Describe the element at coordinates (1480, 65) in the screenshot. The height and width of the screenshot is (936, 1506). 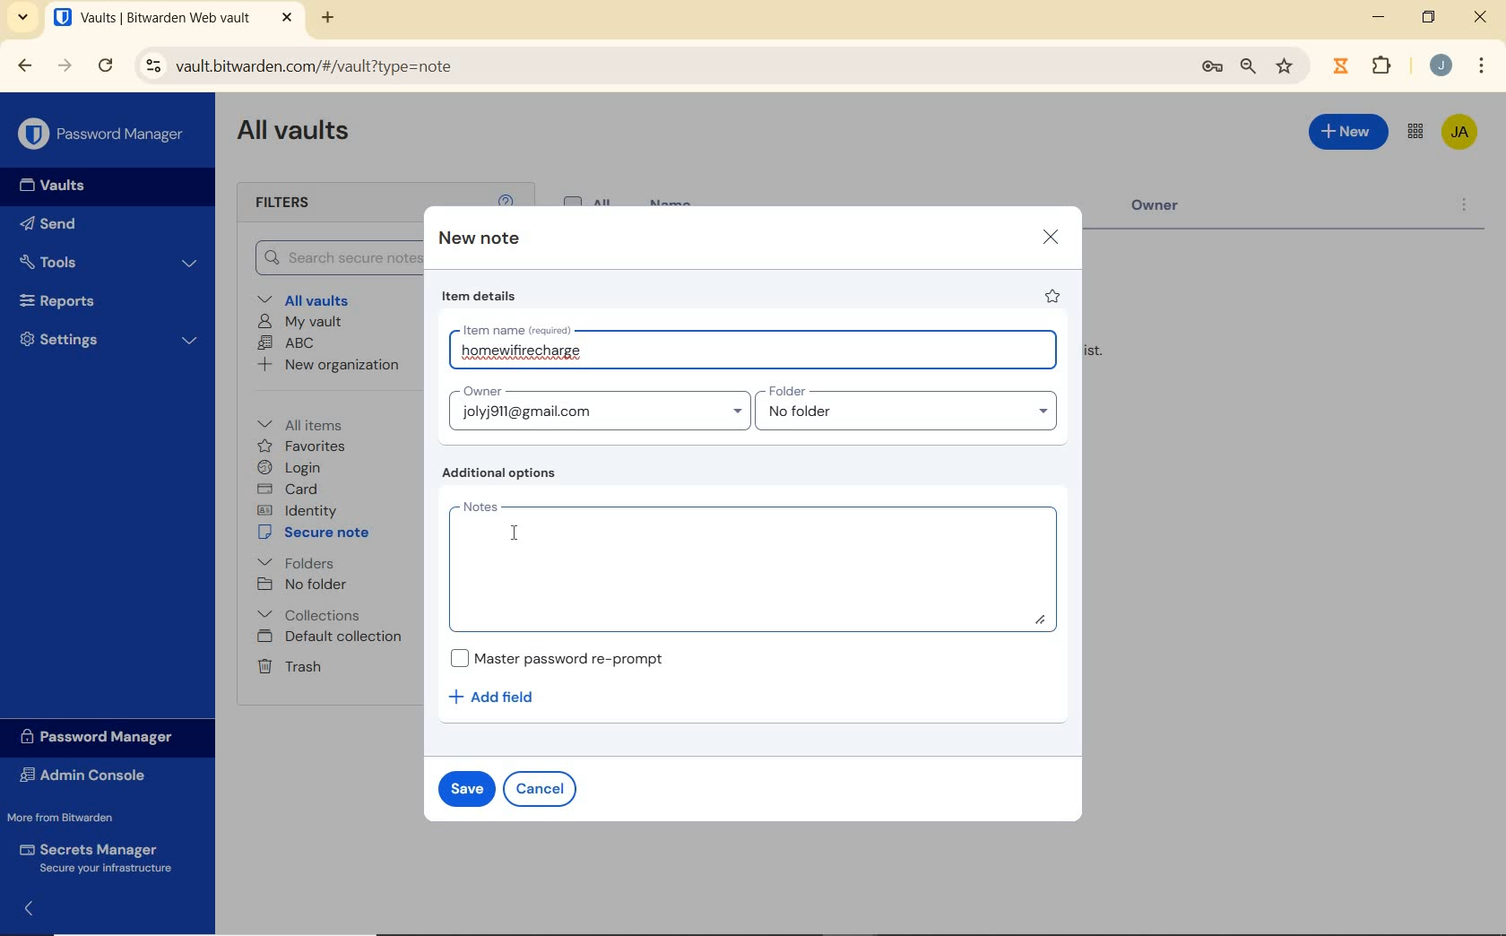
I see `More Options` at that location.